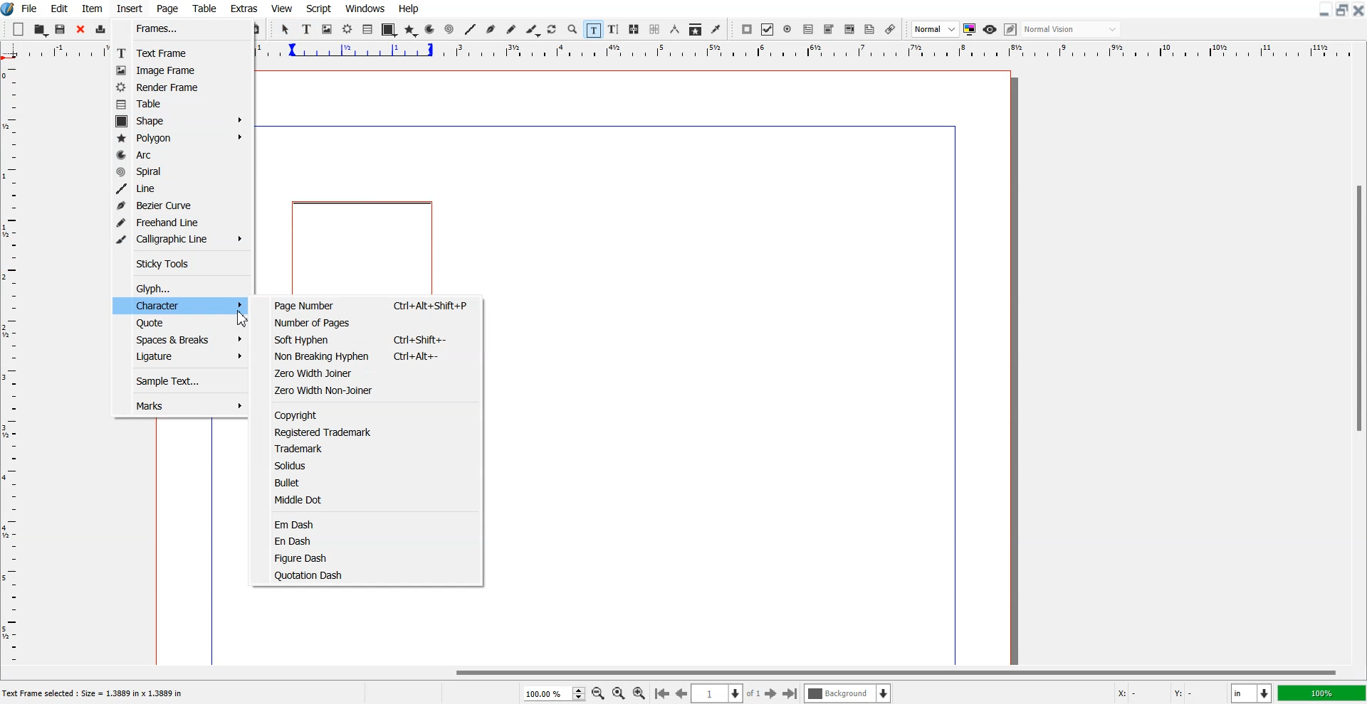  Describe the element at coordinates (371, 574) in the screenshot. I see `Quotation Dash` at that location.